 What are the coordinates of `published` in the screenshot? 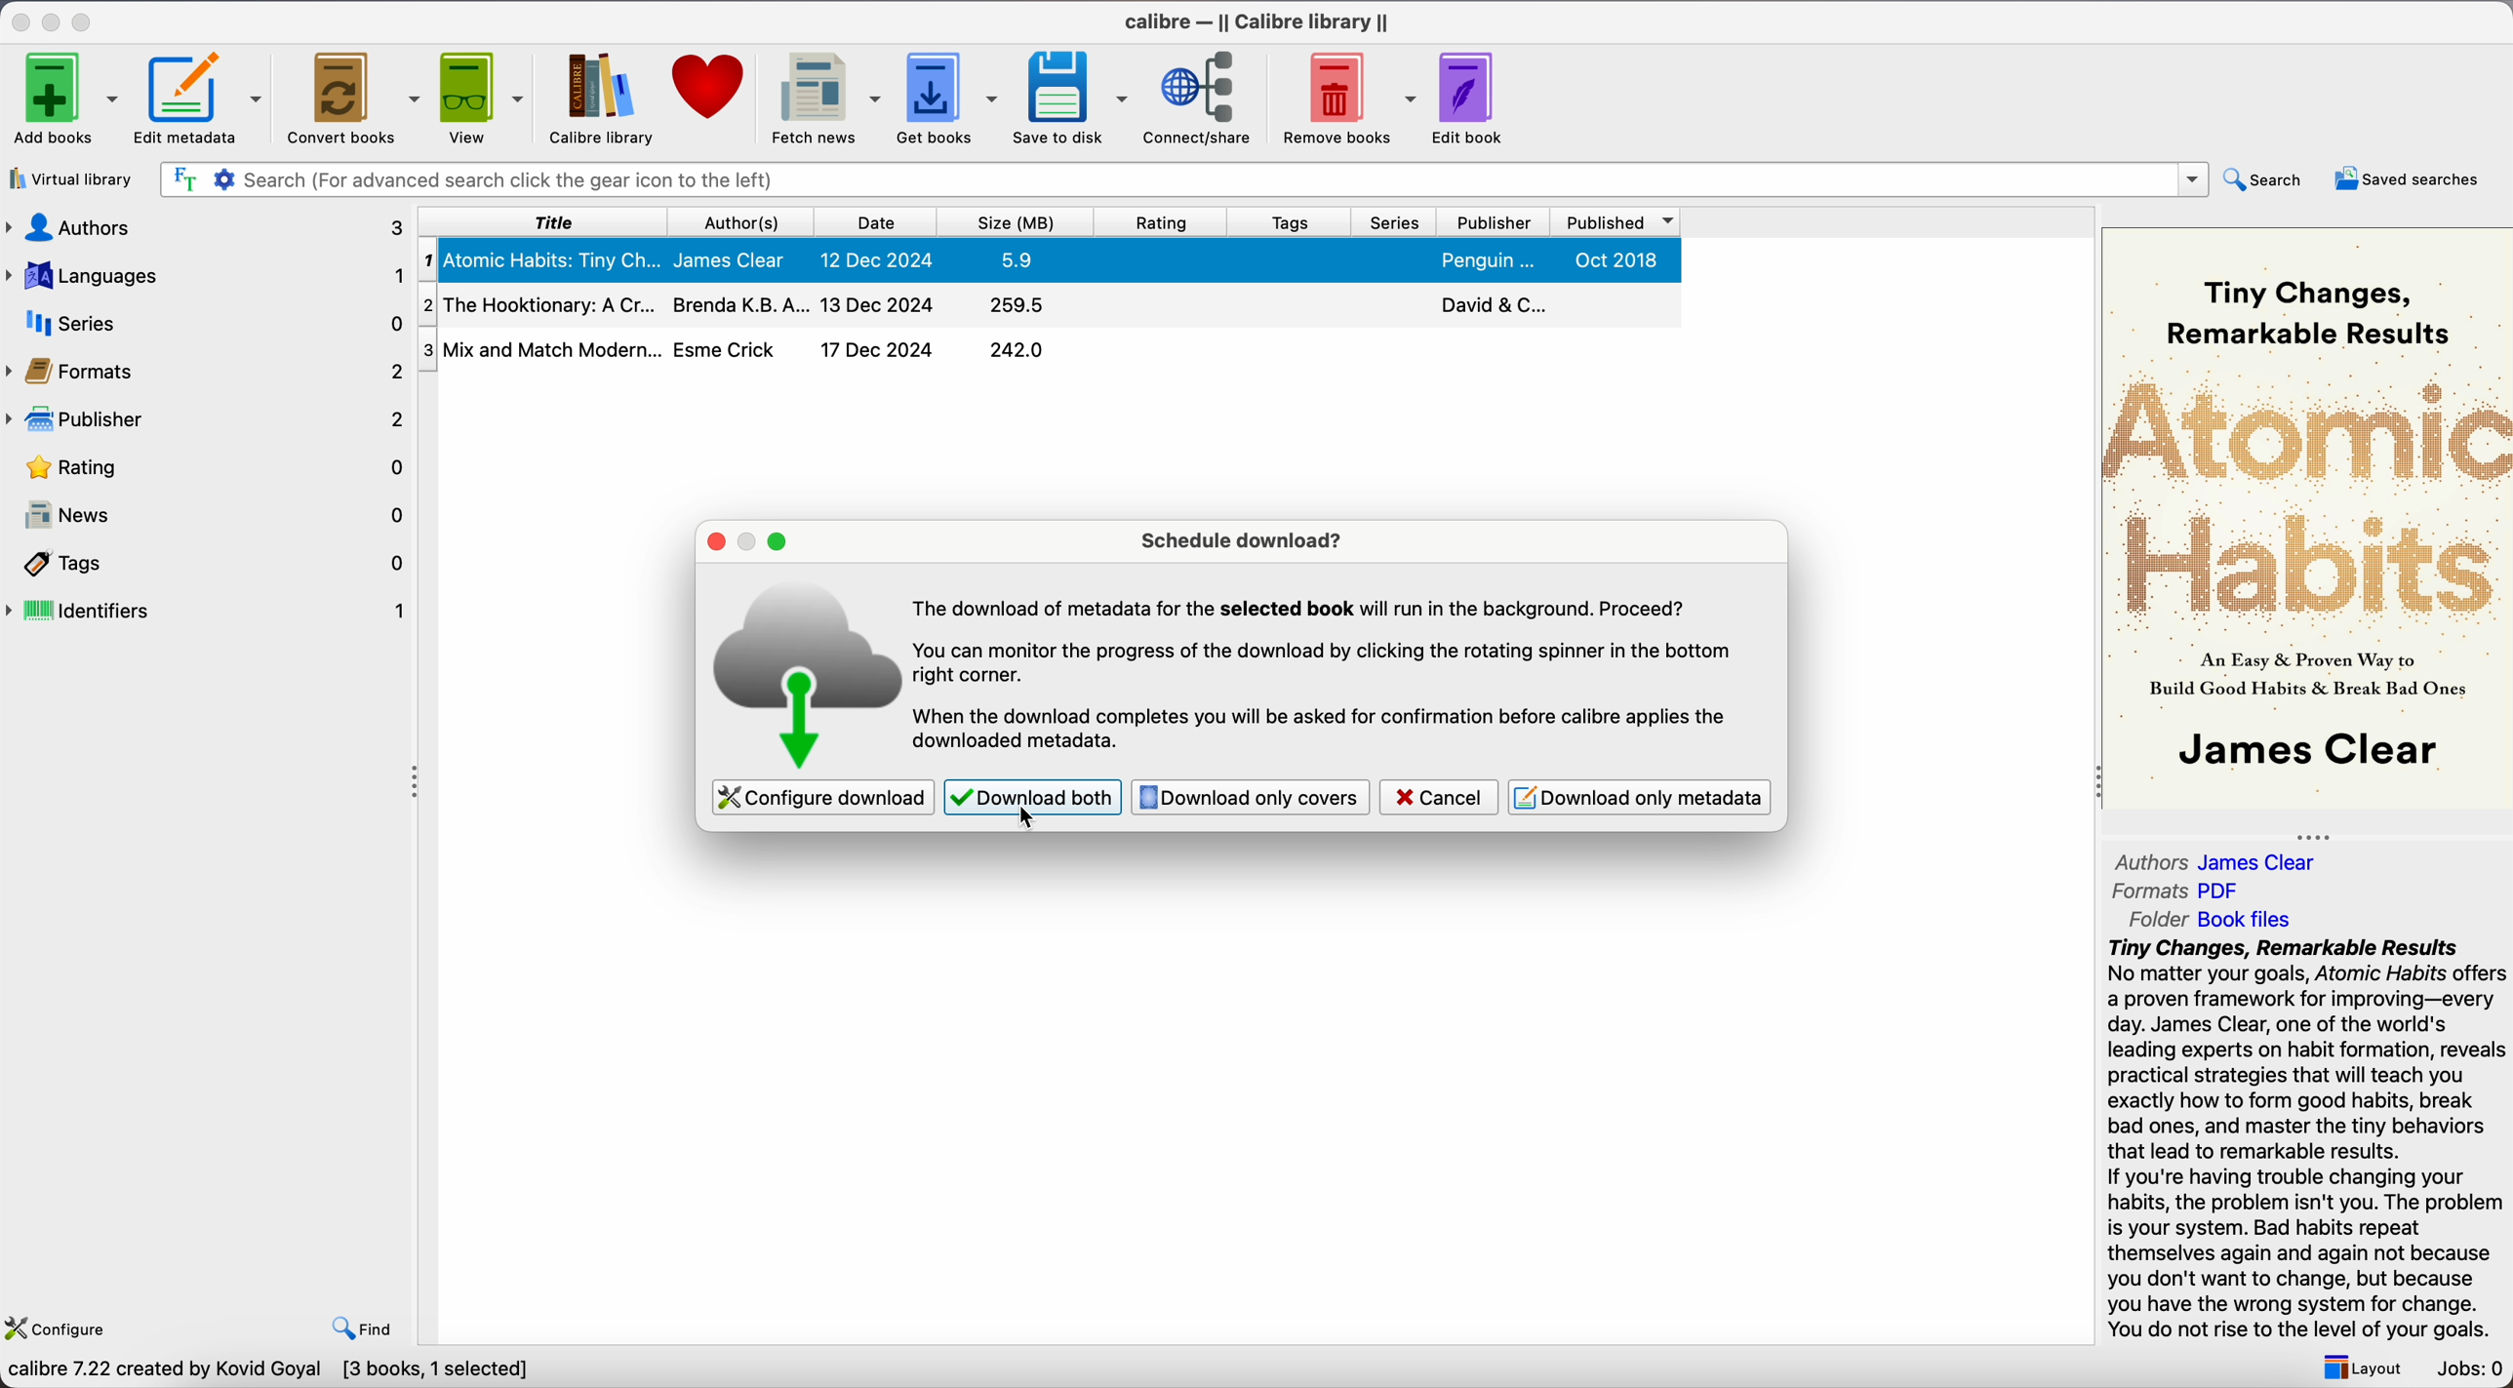 It's located at (1612, 222).